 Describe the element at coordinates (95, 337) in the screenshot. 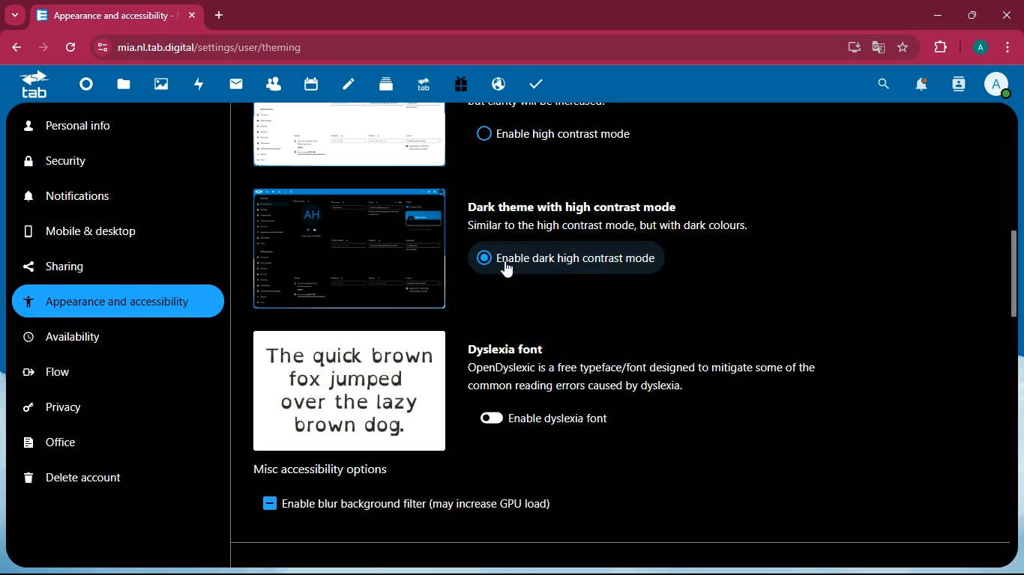

I see `availability` at that location.